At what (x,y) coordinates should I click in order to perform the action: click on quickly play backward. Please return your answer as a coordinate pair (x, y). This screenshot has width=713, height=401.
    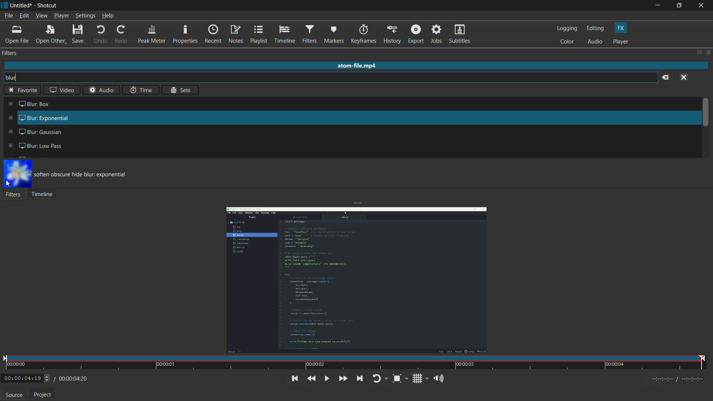
    Looking at the image, I should click on (311, 379).